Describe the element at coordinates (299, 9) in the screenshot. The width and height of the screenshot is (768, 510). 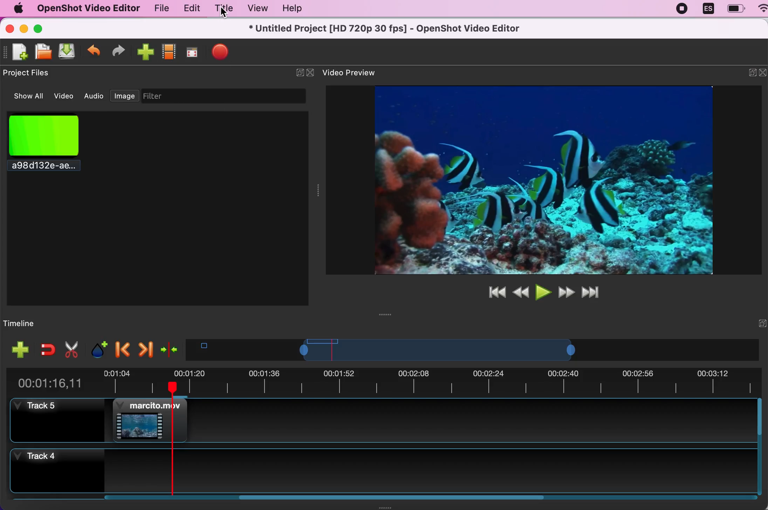
I see `help` at that location.